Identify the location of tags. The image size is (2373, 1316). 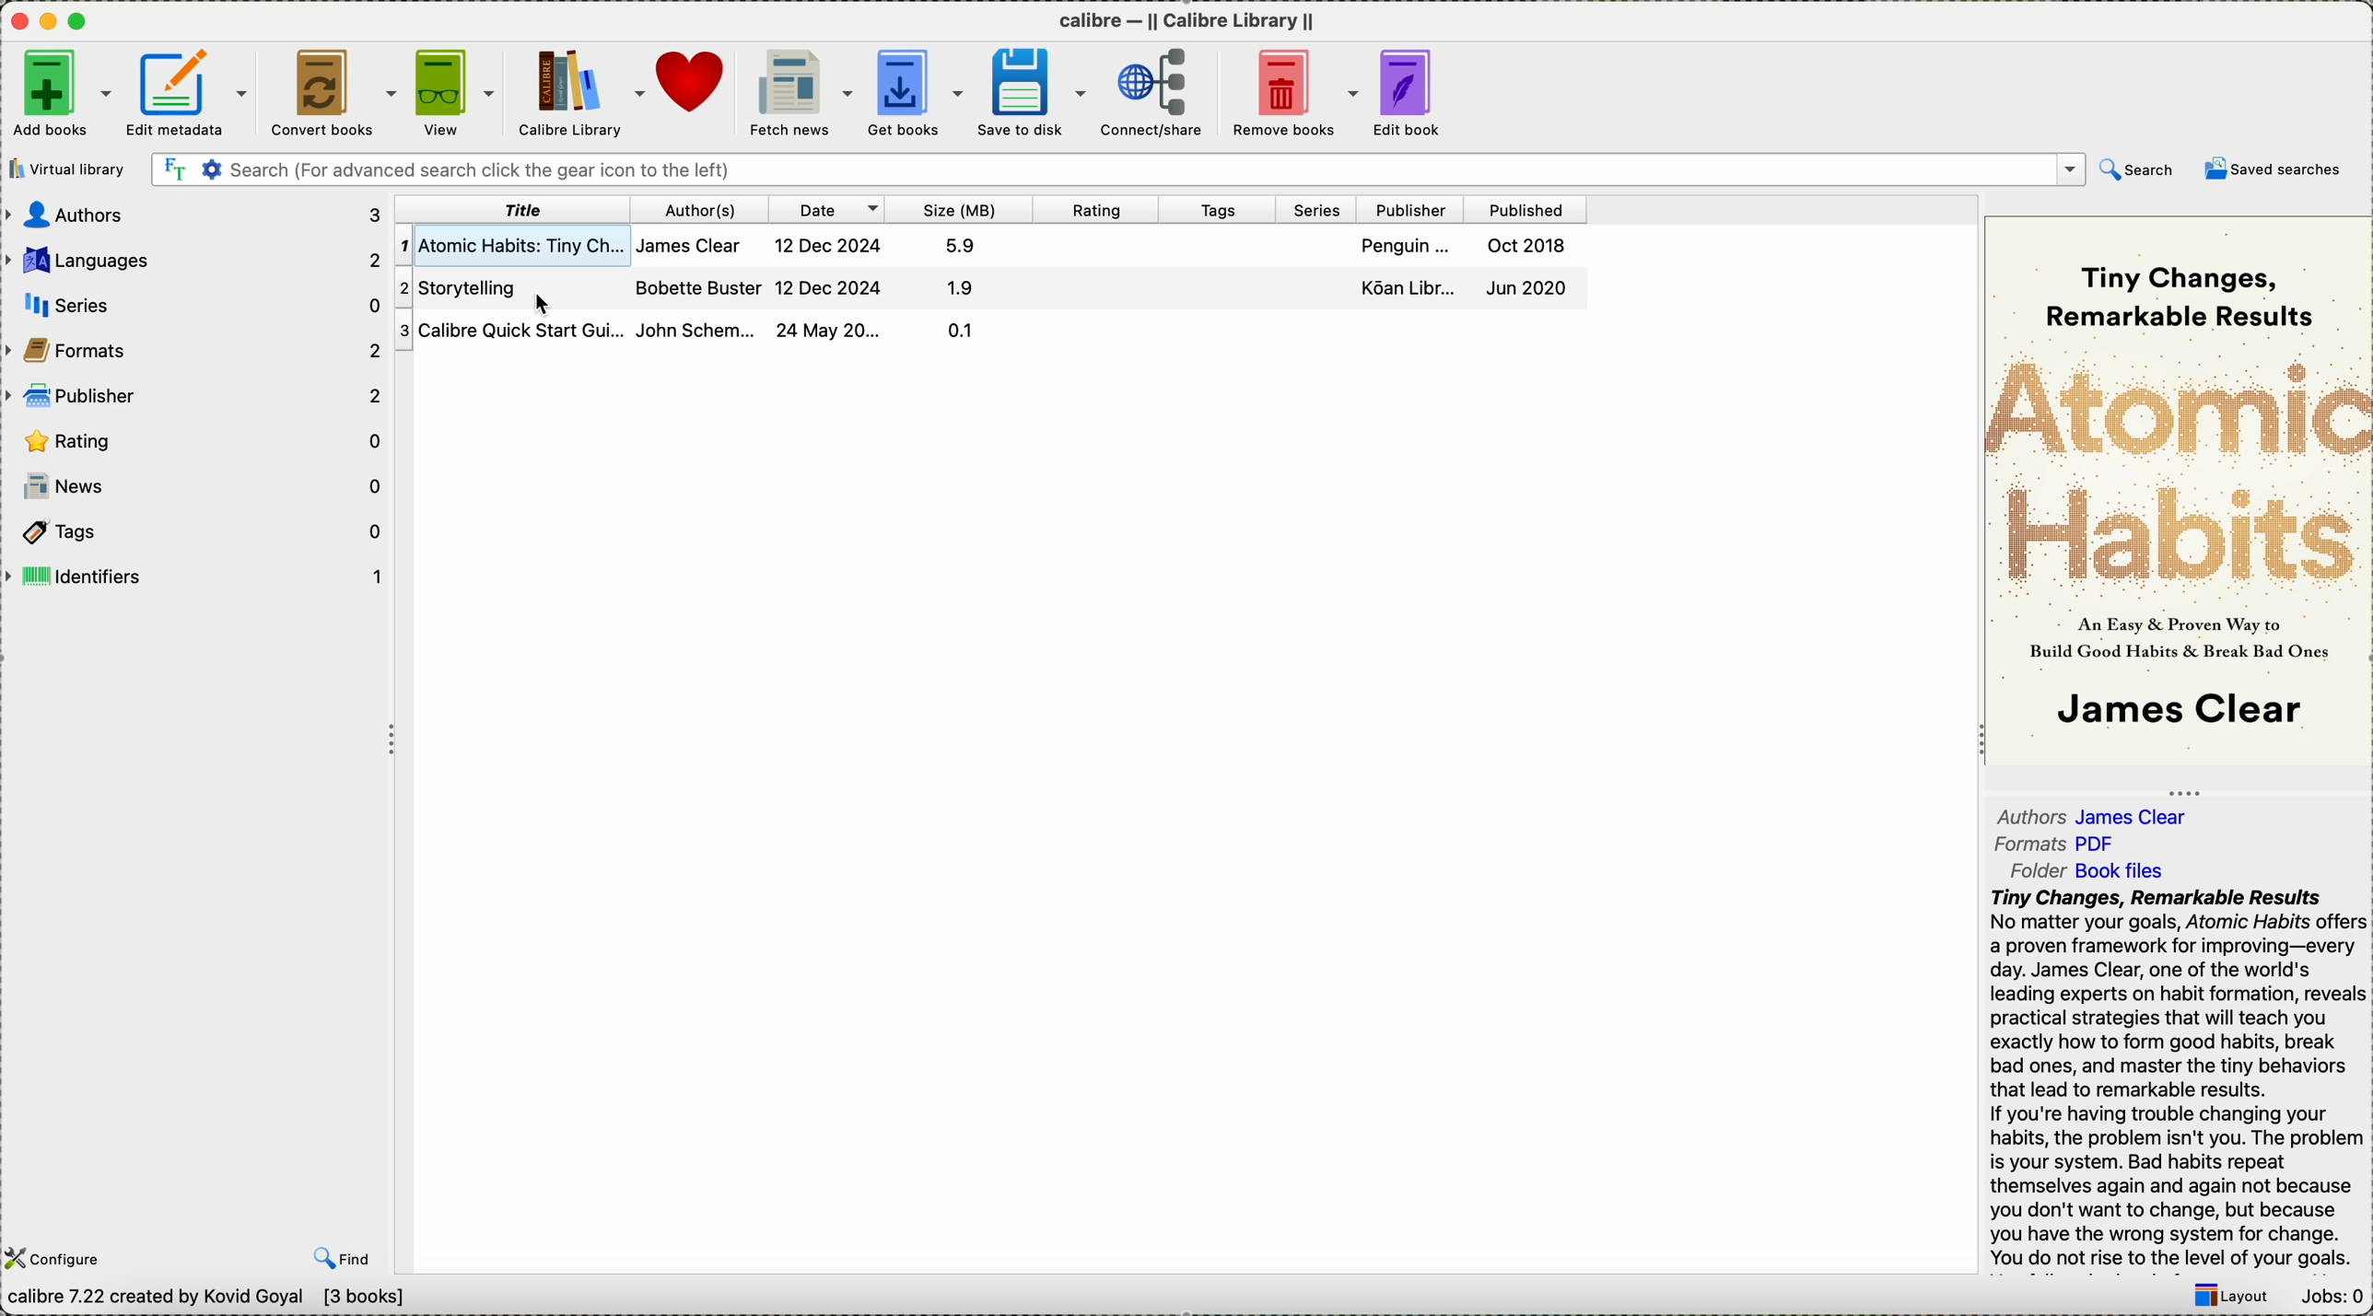
(1221, 210).